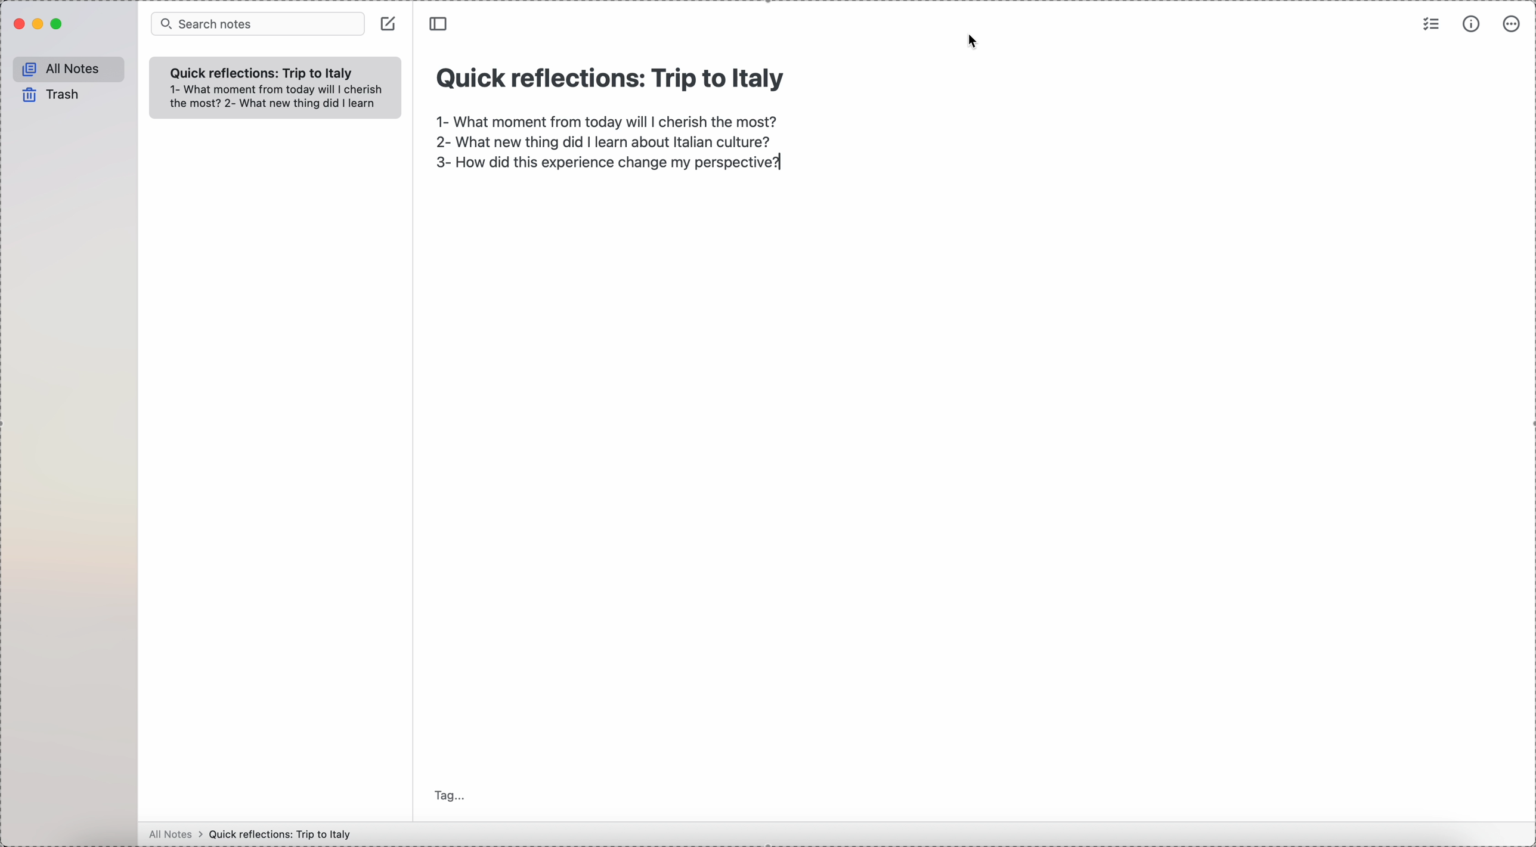 This screenshot has height=847, width=1536. What do you see at coordinates (608, 83) in the screenshot?
I see `Quick reflections: Trip to Italy` at bounding box center [608, 83].